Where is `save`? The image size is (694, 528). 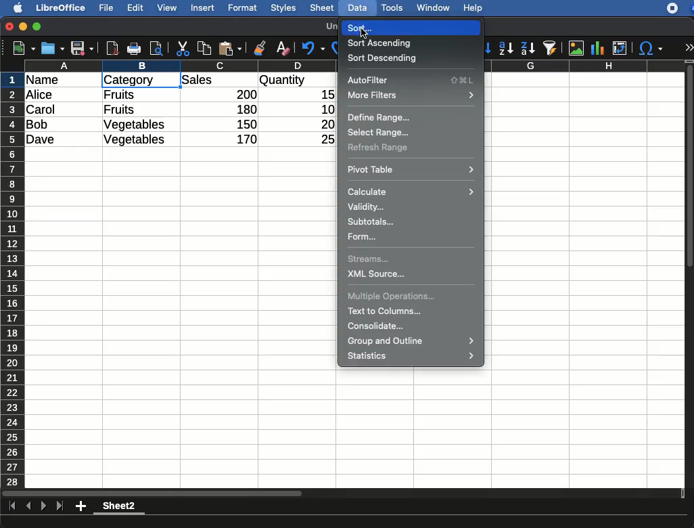 save is located at coordinates (53, 48).